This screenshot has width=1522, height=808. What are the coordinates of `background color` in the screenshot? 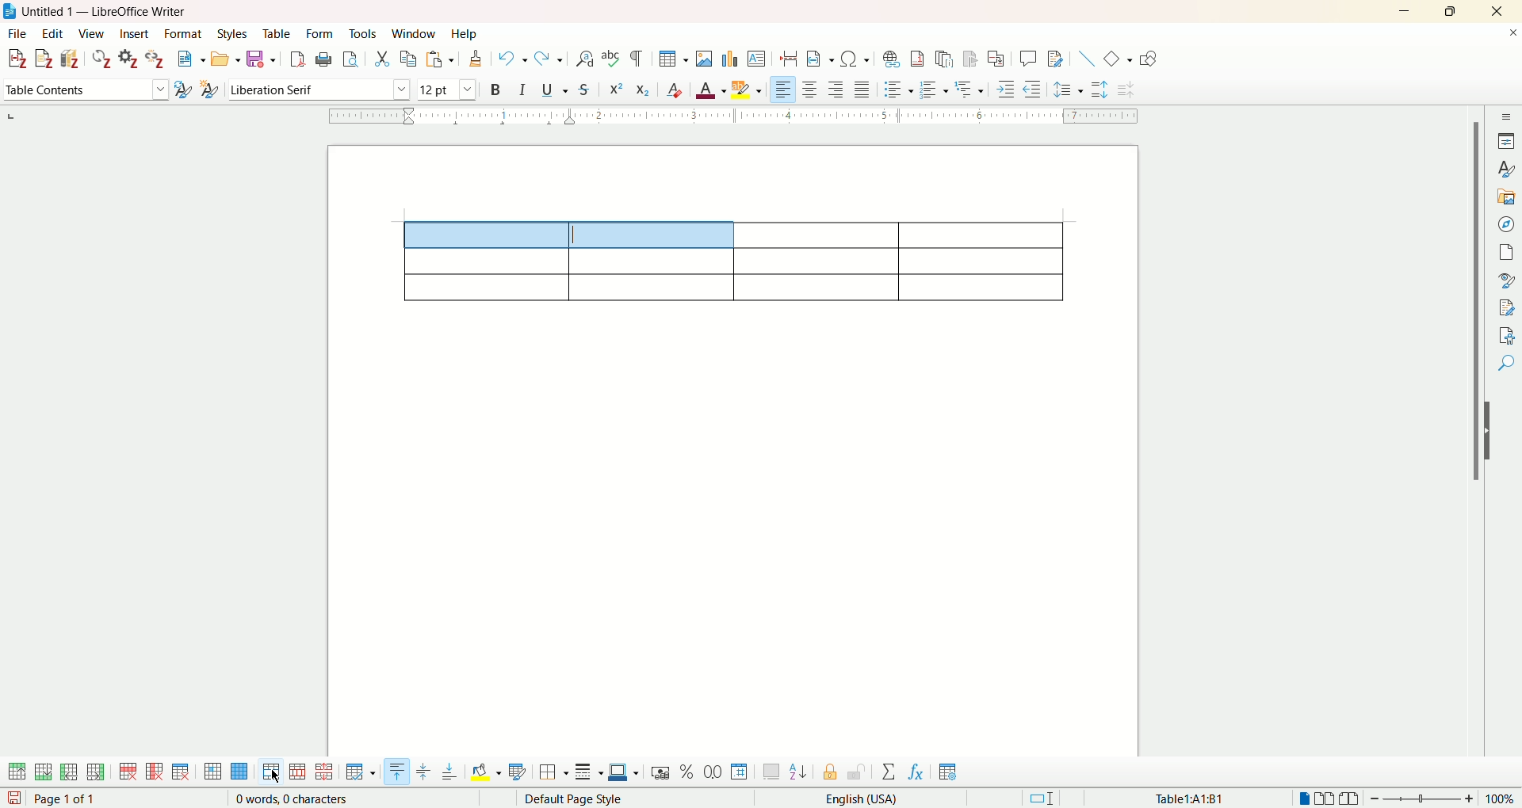 It's located at (487, 772).